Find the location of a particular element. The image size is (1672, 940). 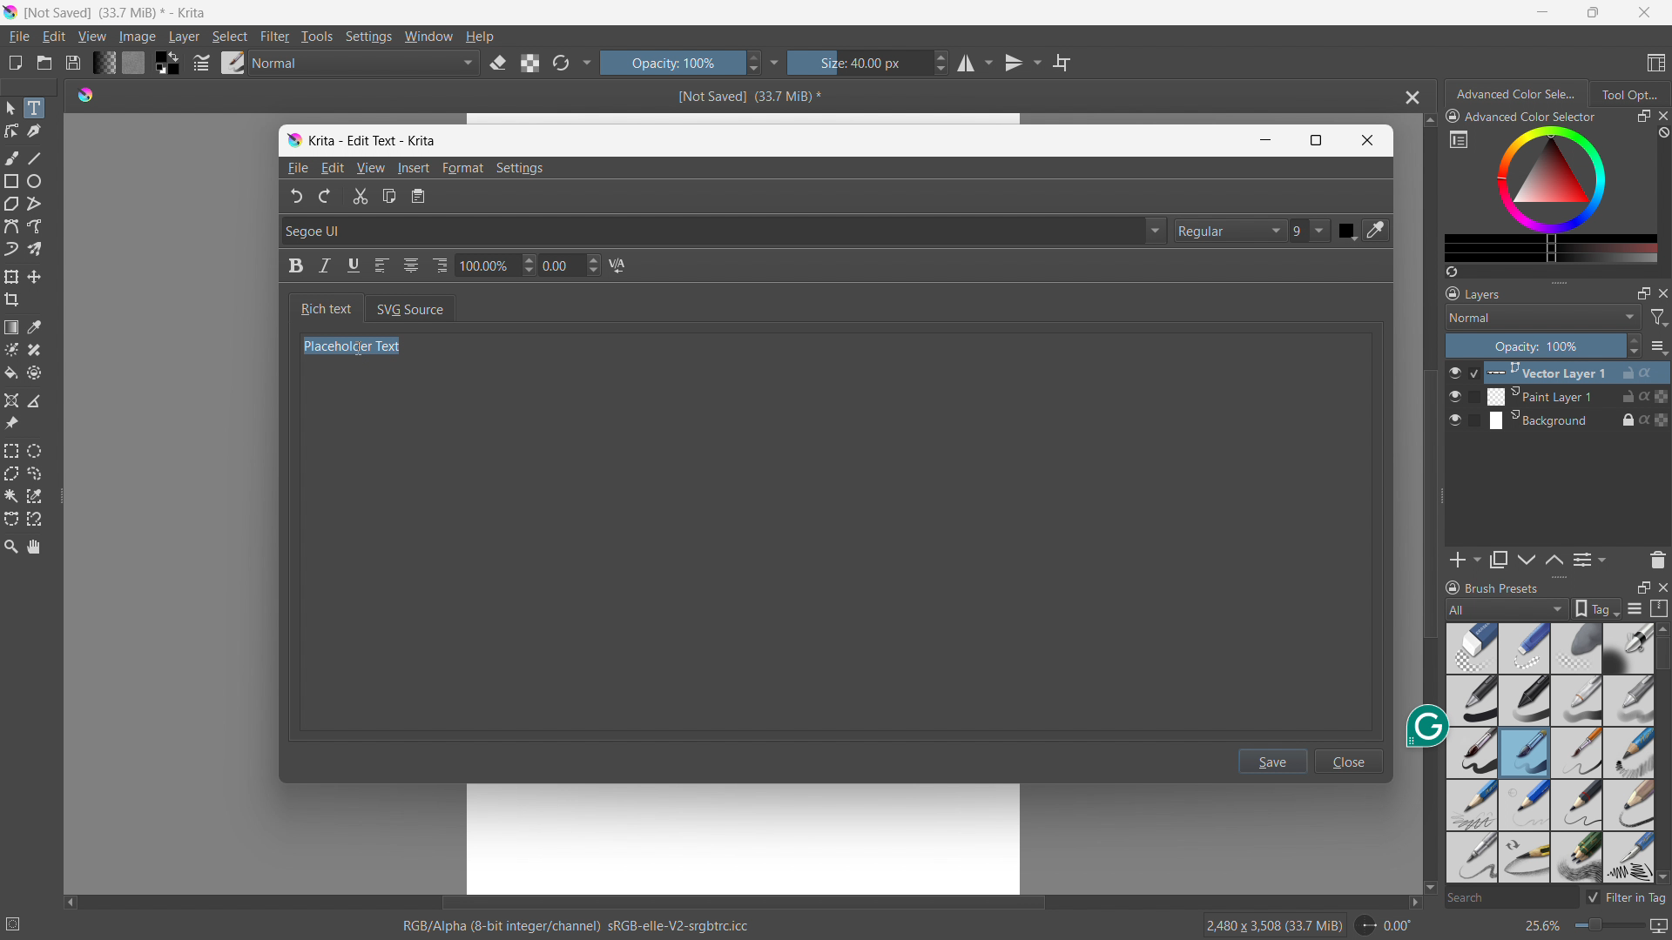

close document is located at coordinates (1408, 97).